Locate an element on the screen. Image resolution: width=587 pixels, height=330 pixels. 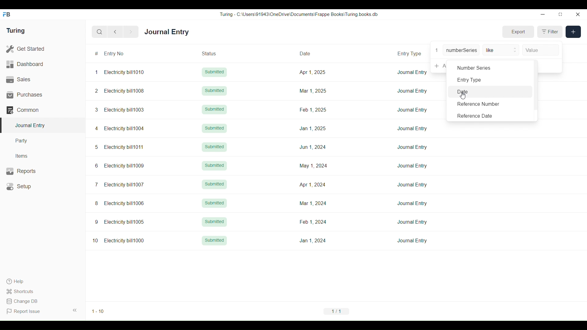
Status is located at coordinates (216, 53).